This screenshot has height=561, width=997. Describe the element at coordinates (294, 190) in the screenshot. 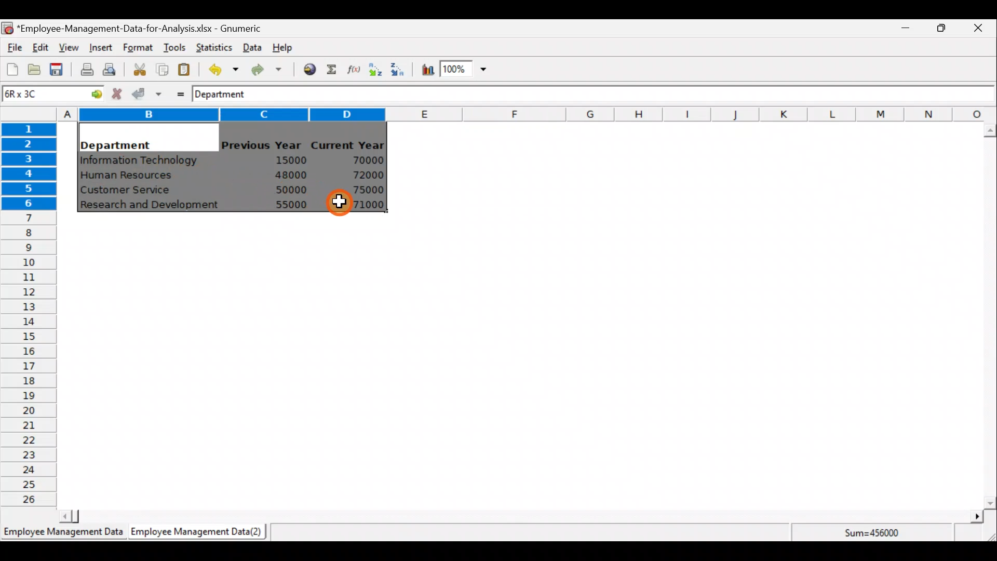

I see `50000` at that location.